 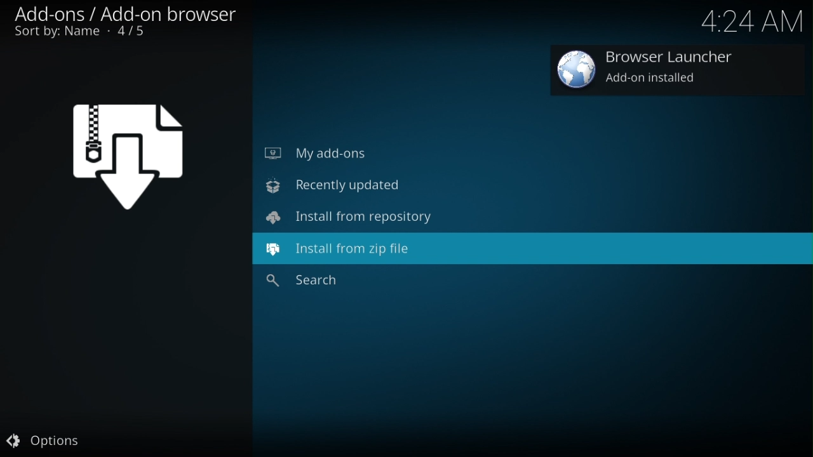 I want to click on install from repository, so click(x=355, y=219).